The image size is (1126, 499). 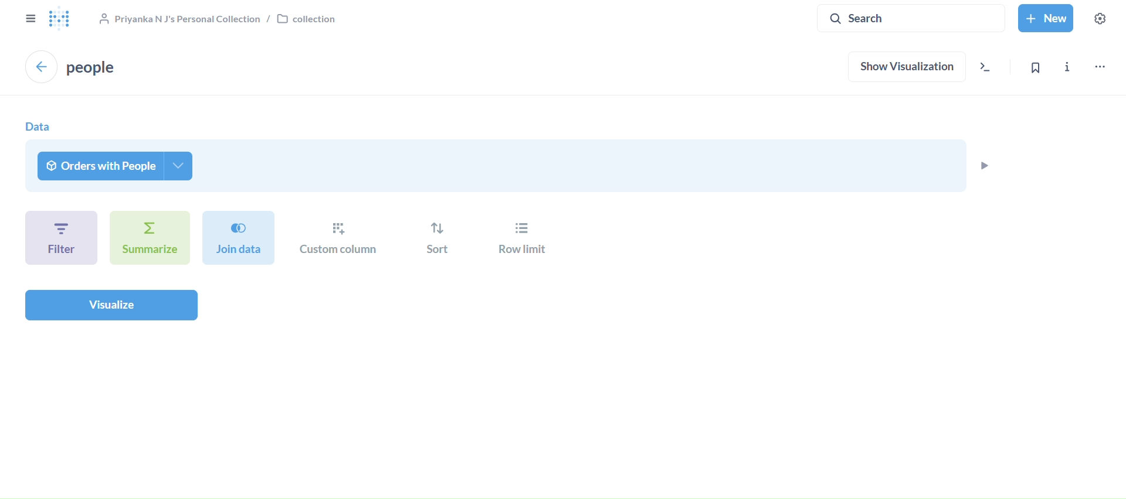 What do you see at coordinates (150, 238) in the screenshot?
I see `summarize` at bounding box center [150, 238].